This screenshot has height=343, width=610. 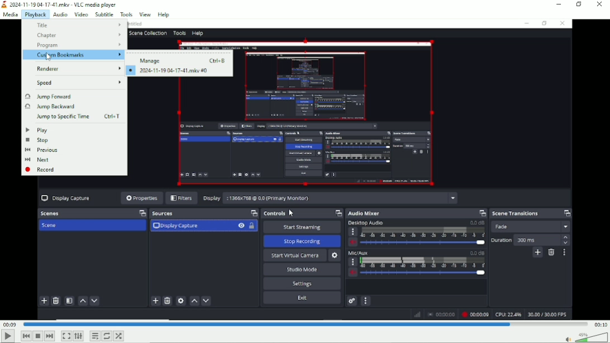 What do you see at coordinates (80, 24) in the screenshot?
I see `Title` at bounding box center [80, 24].